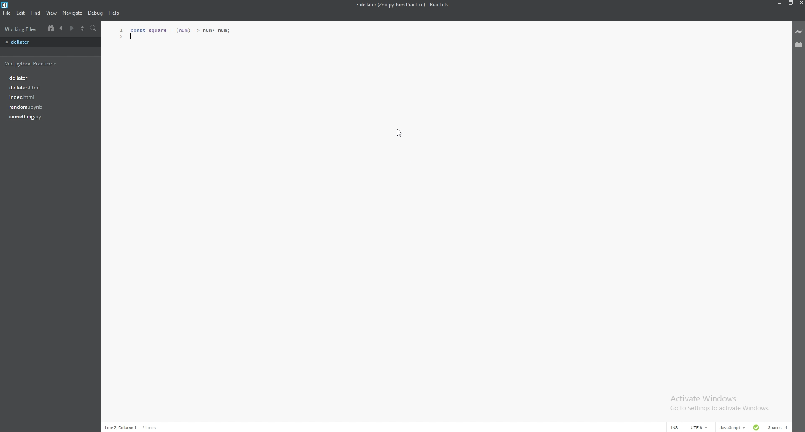  Describe the element at coordinates (734, 427) in the screenshot. I see `language` at that location.